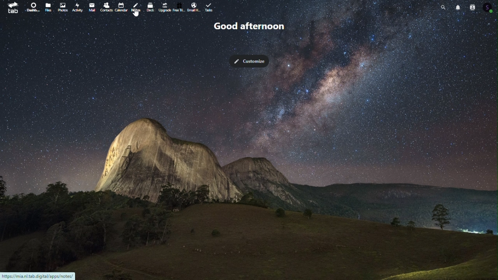  What do you see at coordinates (41, 275) in the screenshot?
I see `URL` at bounding box center [41, 275].